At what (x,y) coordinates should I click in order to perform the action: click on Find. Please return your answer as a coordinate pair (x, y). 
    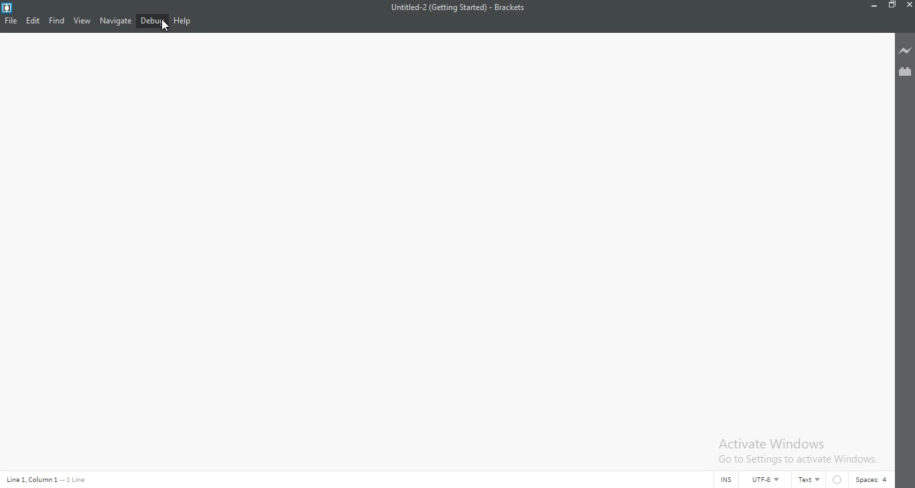
    Looking at the image, I should click on (56, 21).